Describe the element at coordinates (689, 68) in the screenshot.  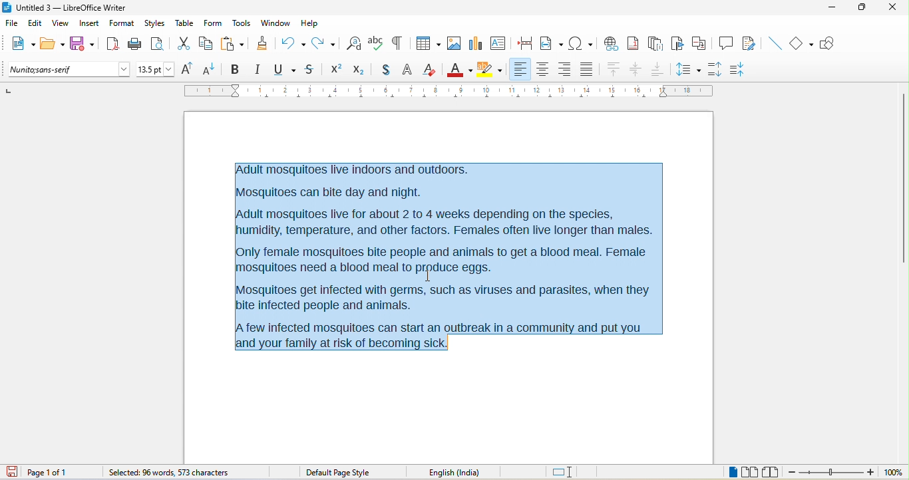
I see `set line spacing` at that location.